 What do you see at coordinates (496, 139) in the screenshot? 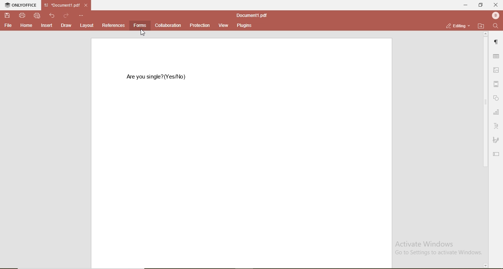
I see `signature` at bounding box center [496, 139].